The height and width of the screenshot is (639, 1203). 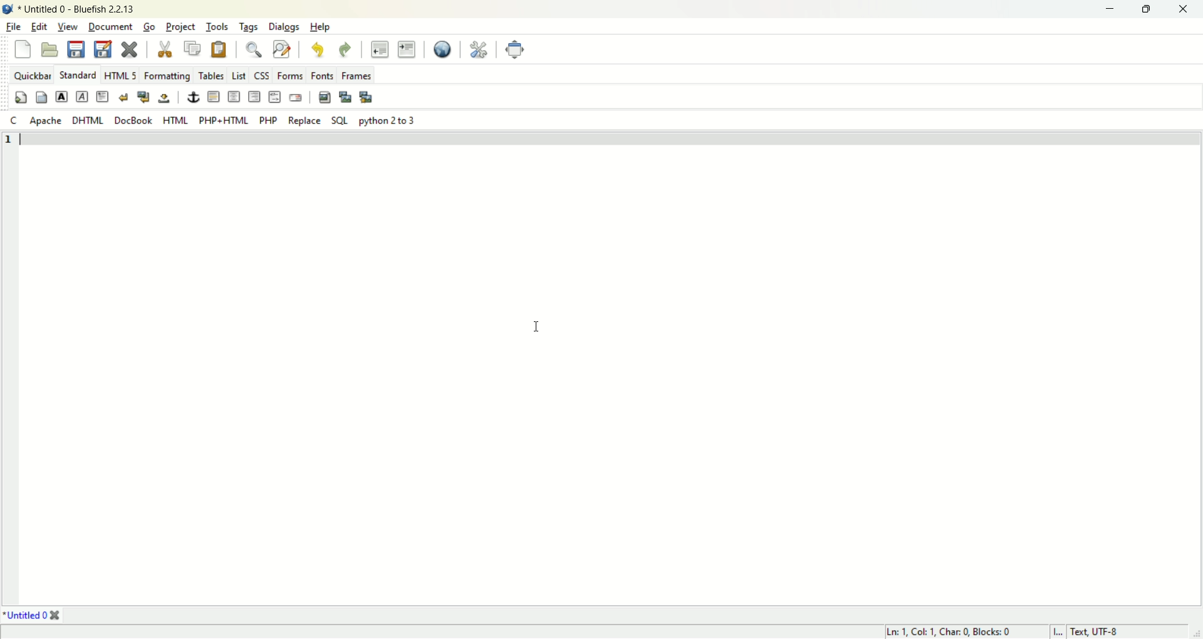 I want to click on break, so click(x=123, y=98).